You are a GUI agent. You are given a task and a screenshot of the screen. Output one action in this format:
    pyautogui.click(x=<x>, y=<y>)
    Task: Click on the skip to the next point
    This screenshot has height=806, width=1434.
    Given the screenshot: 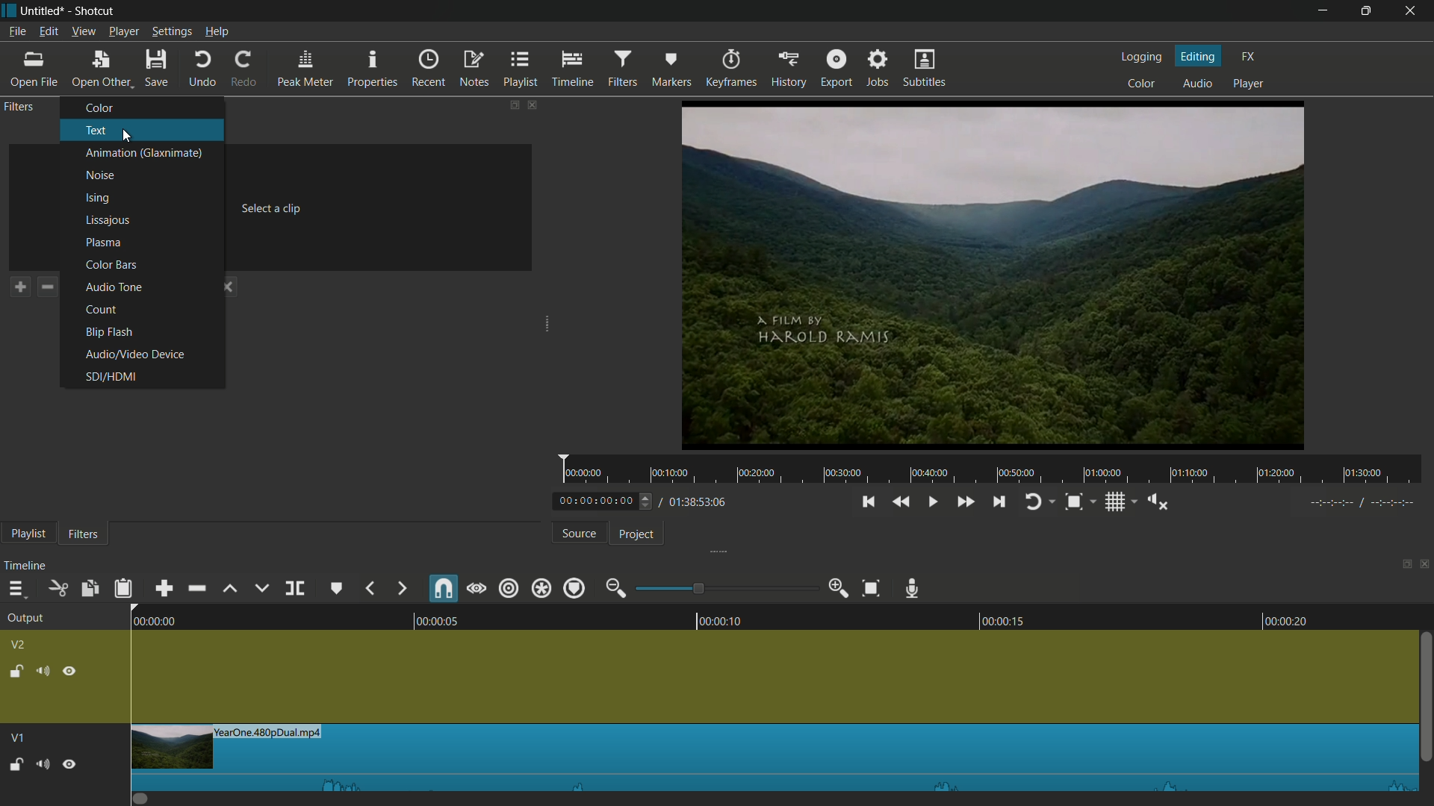 What is the action you would take?
    pyautogui.click(x=1000, y=502)
    